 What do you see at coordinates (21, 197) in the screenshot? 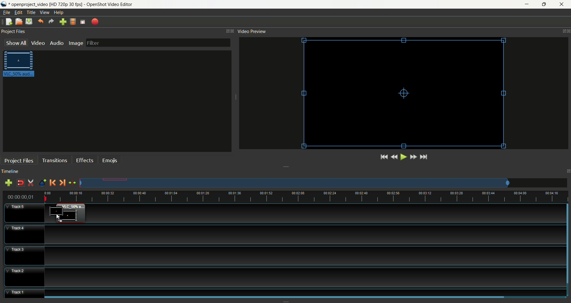
I see `time` at bounding box center [21, 197].